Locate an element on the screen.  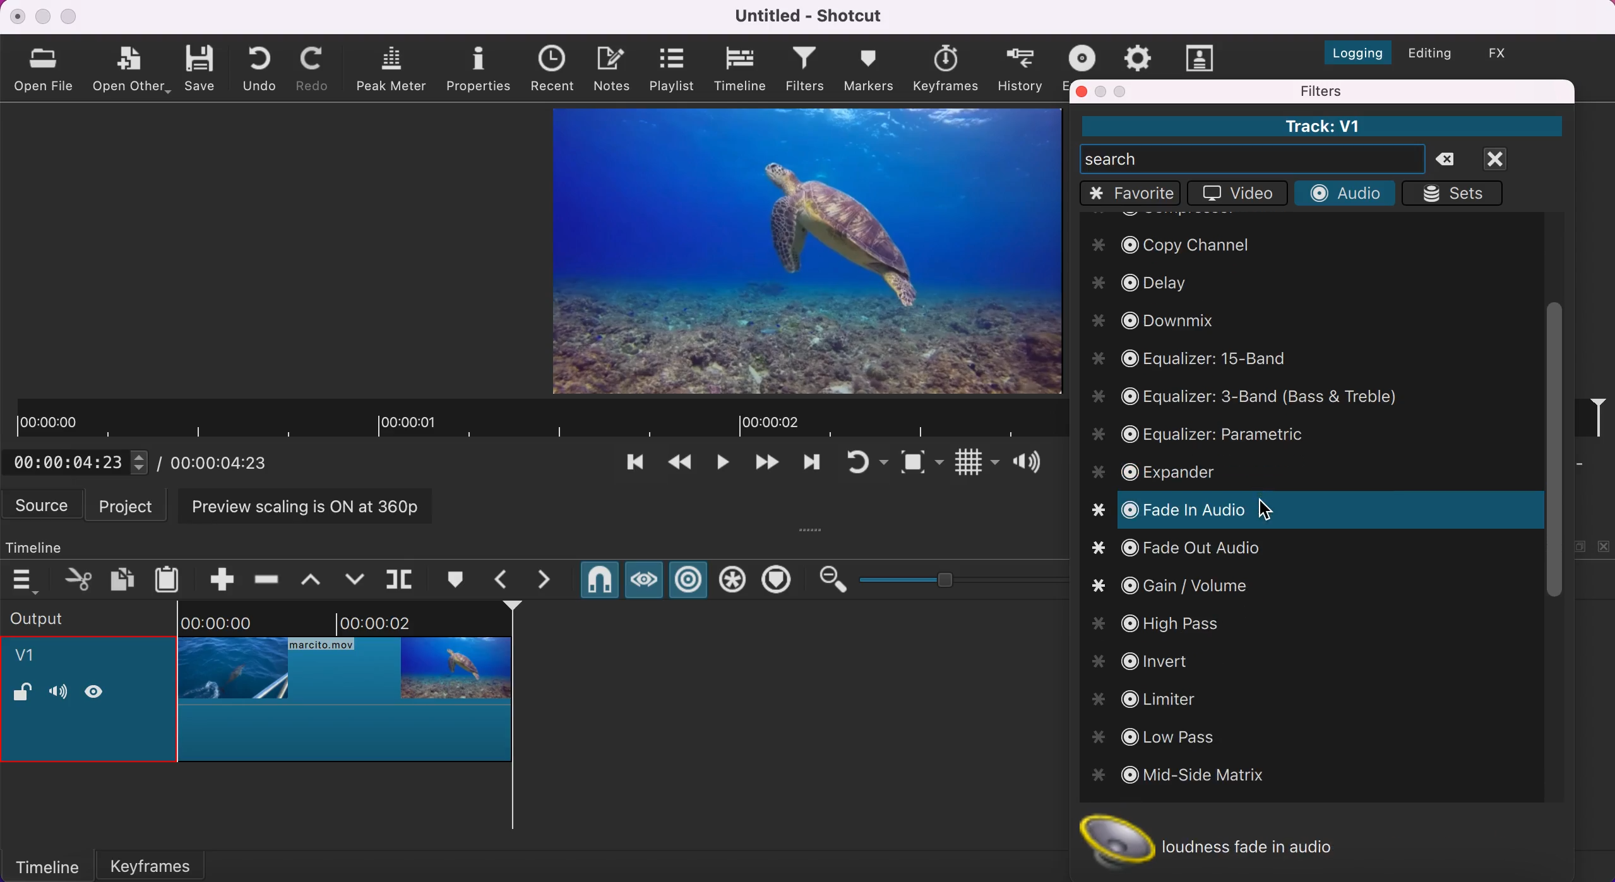
scrub while draggins is located at coordinates (643, 583).